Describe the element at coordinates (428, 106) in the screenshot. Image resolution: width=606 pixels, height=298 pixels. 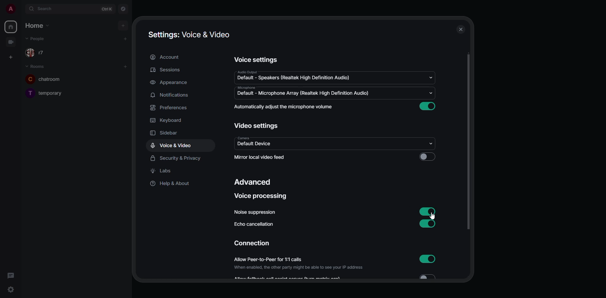
I see `enabled` at that location.